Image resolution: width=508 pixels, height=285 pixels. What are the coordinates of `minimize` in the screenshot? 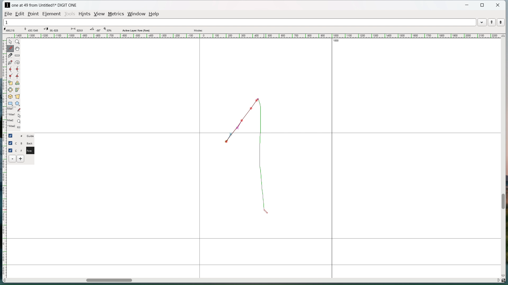 It's located at (468, 6).